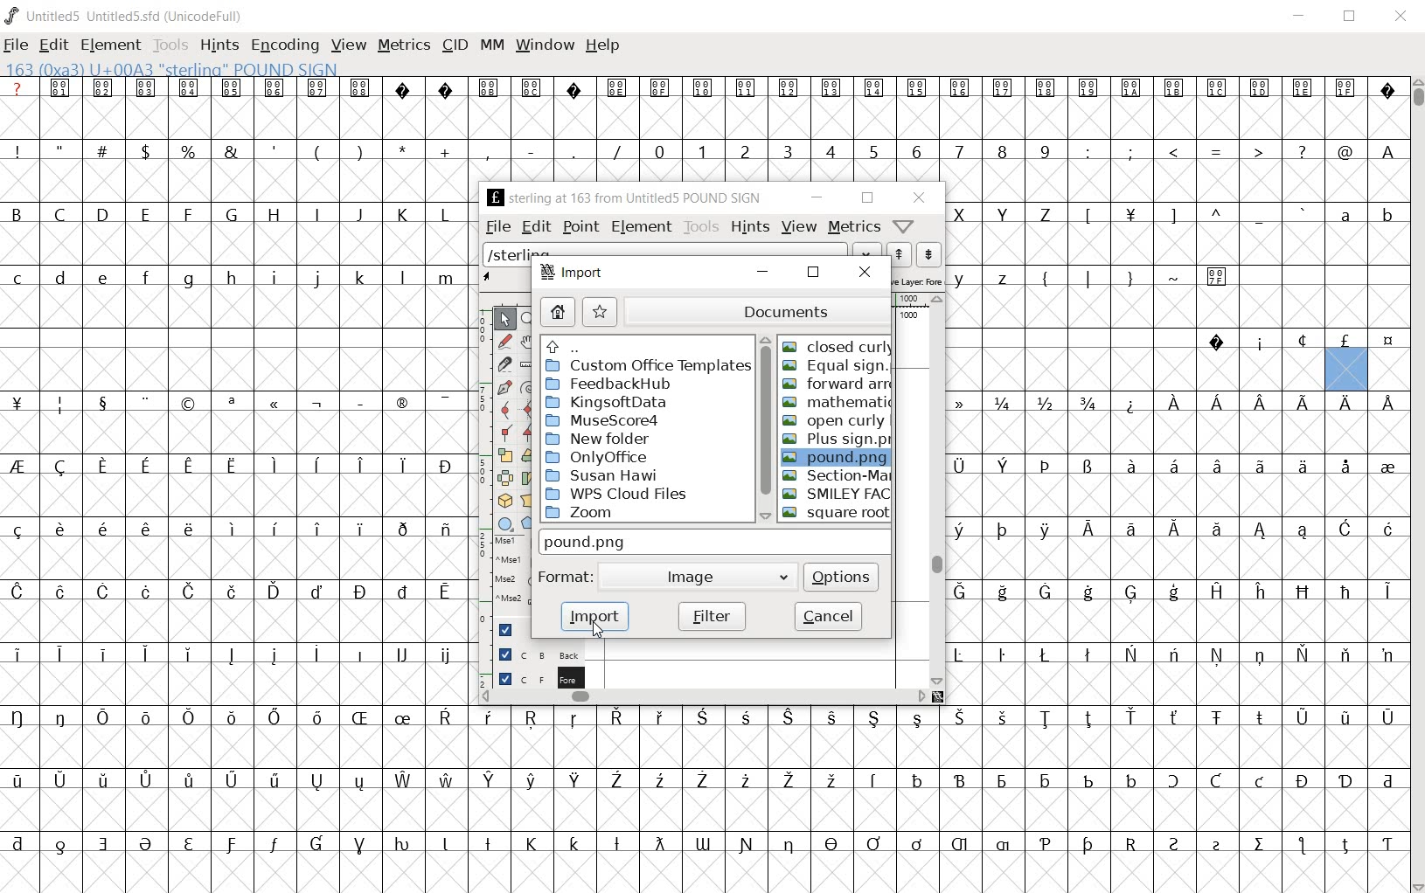  What do you see at coordinates (1258, 718) in the screenshot?
I see `Symbol` at bounding box center [1258, 718].